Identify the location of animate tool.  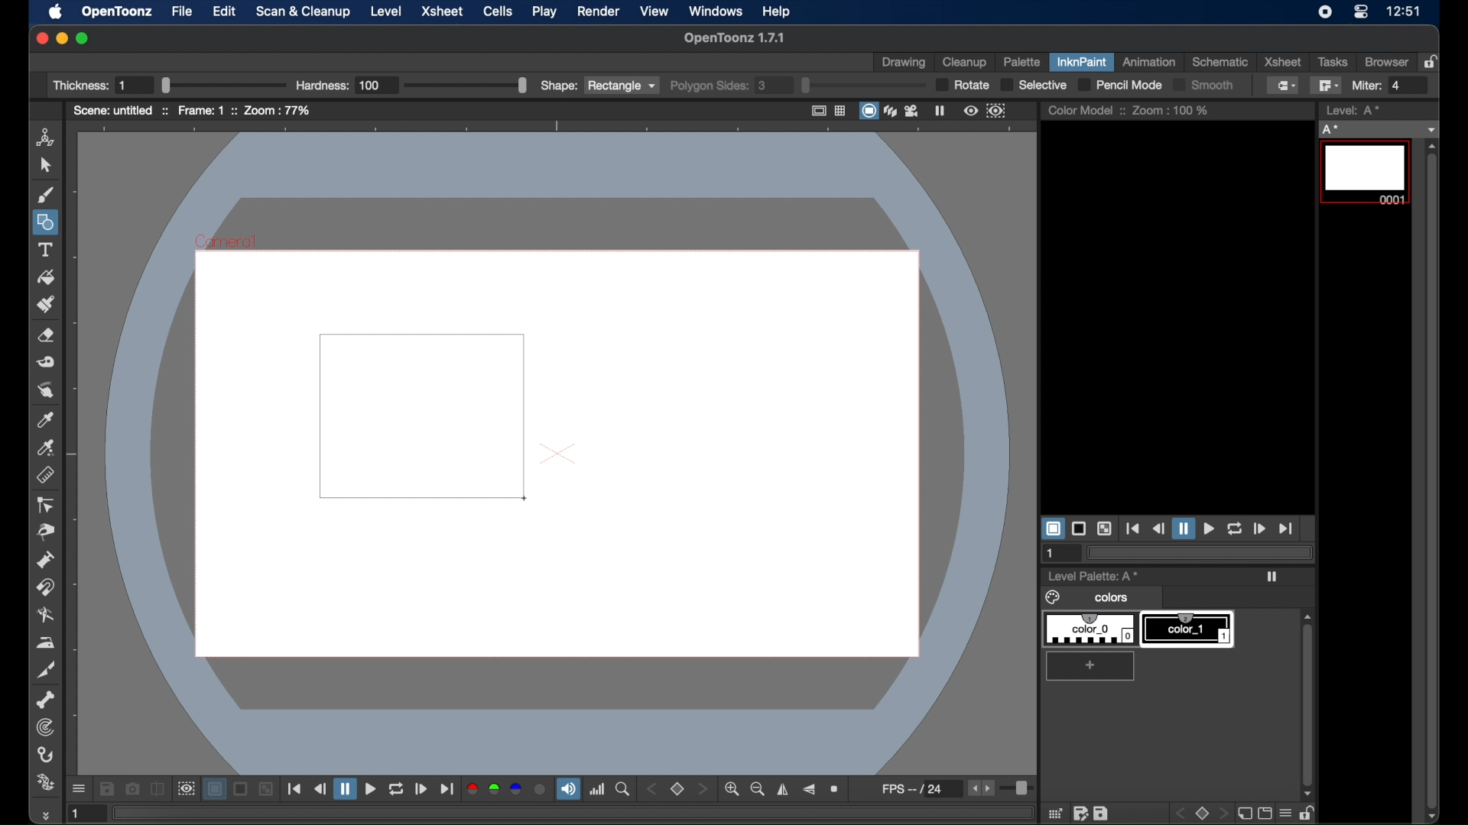
(46, 137).